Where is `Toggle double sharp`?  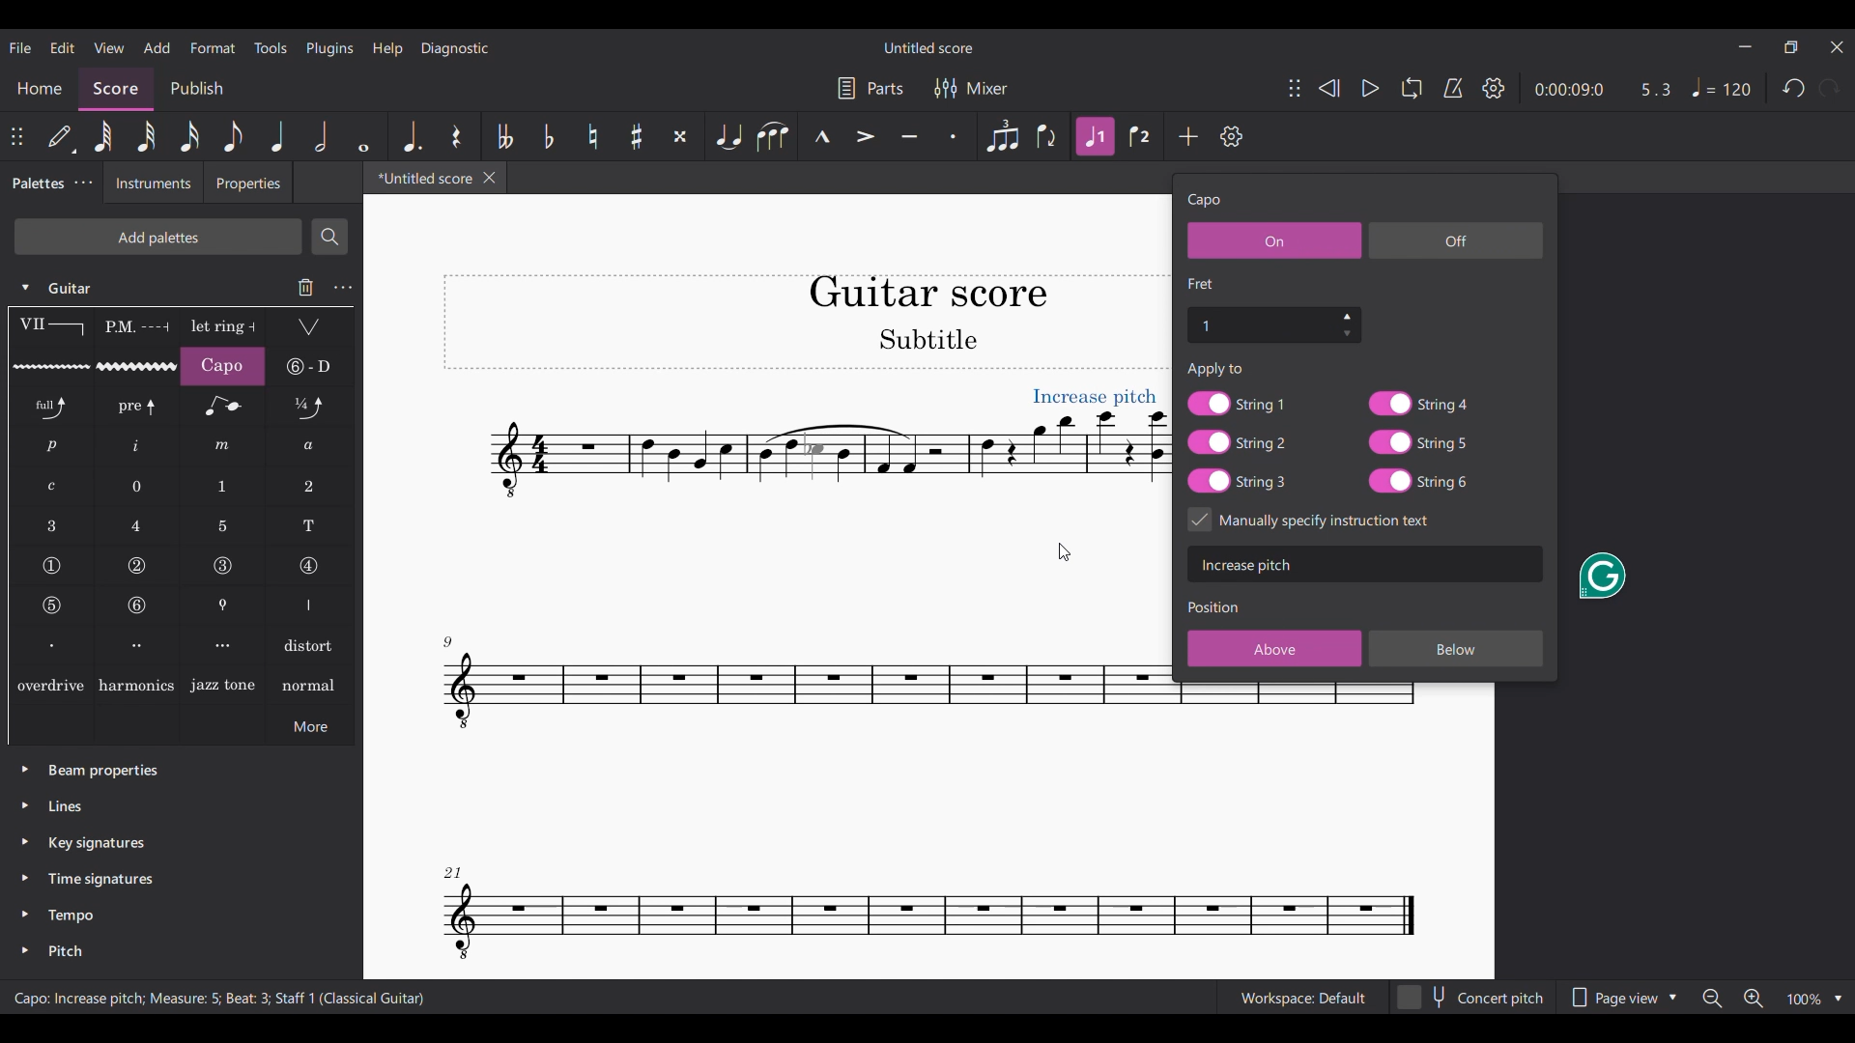 Toggle double sharp is located at coordinates (680, 136).